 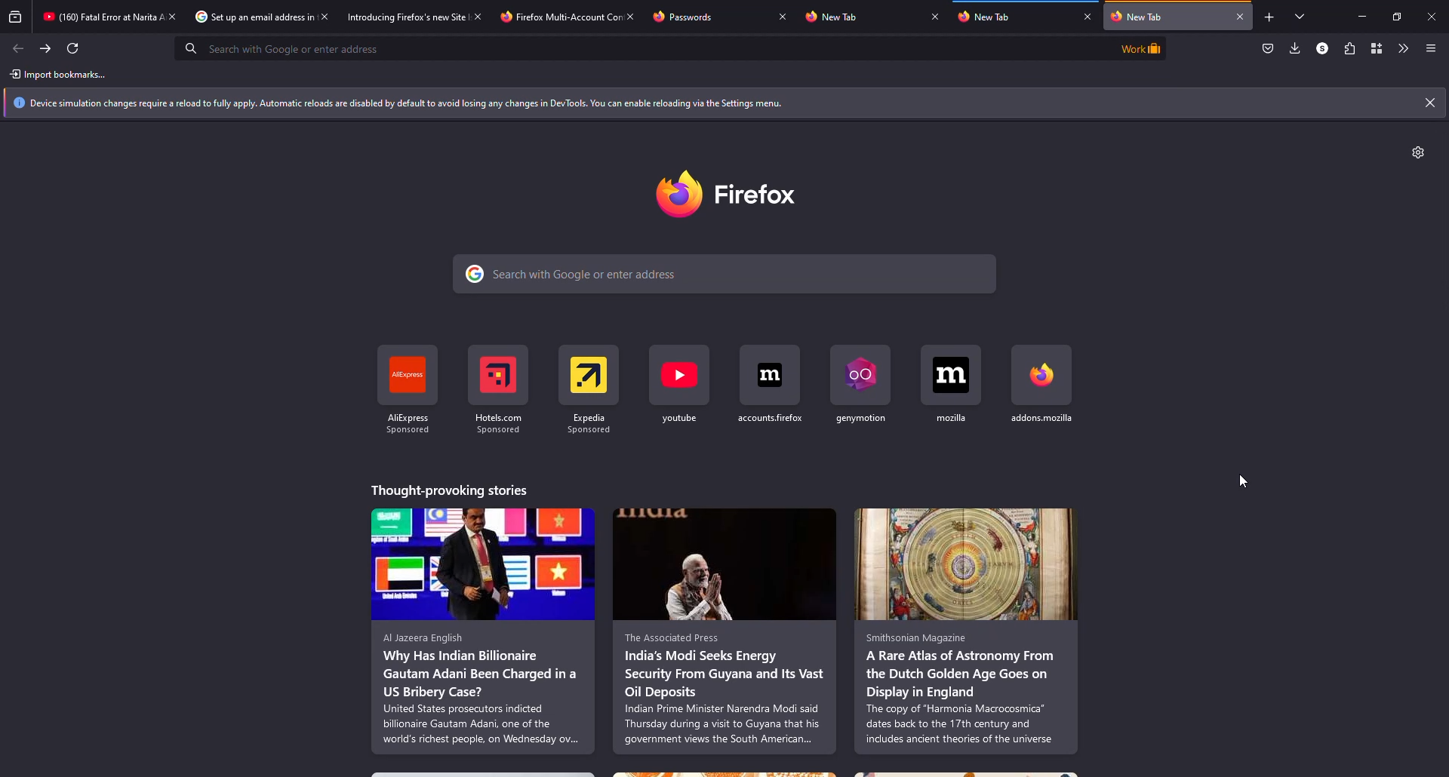 I want to click on refresh, so click(x=73, y=48).